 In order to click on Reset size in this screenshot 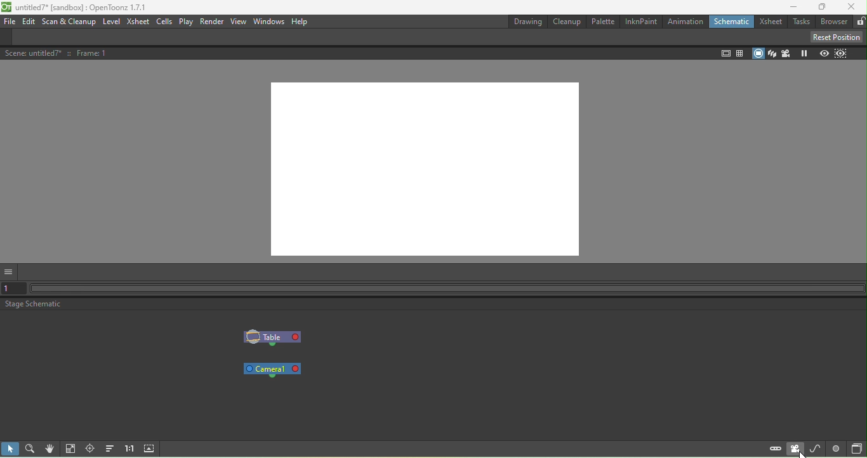, I will do `click(131, 449)`.